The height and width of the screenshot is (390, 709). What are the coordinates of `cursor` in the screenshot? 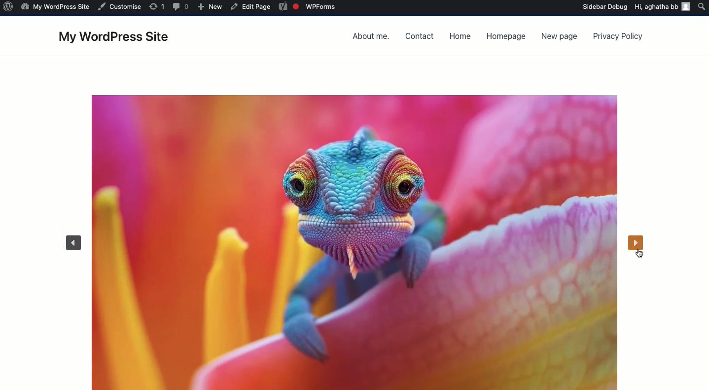 It's located at (638, 255).